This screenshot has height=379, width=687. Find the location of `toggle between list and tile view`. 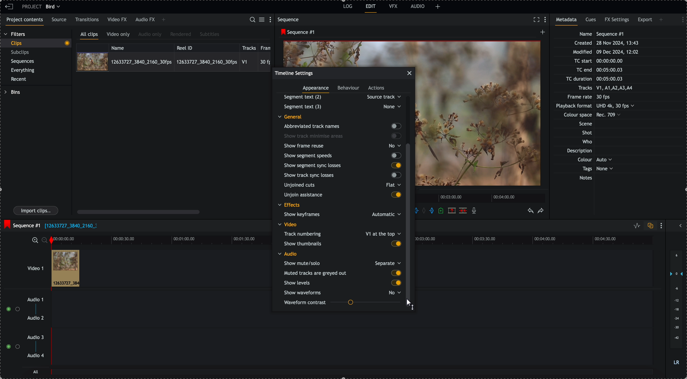

toggle between list and tile view is located at coordinates (263, 20).